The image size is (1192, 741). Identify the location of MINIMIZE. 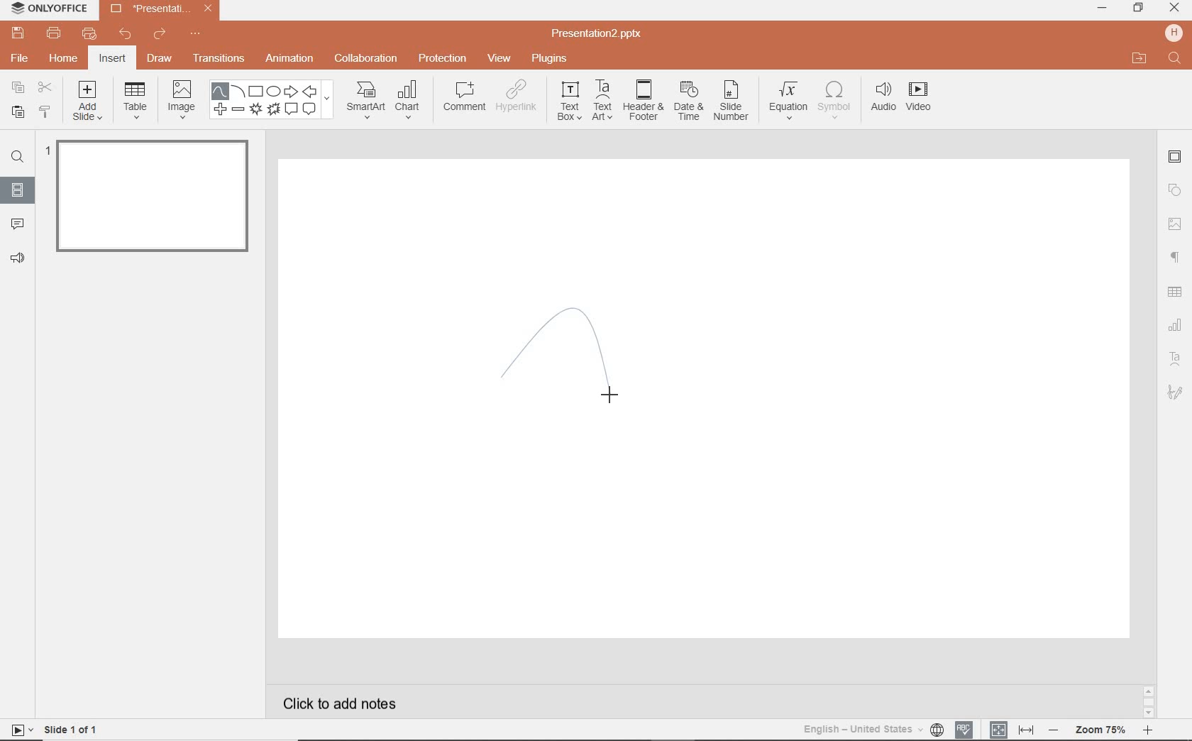
(1102, 9).